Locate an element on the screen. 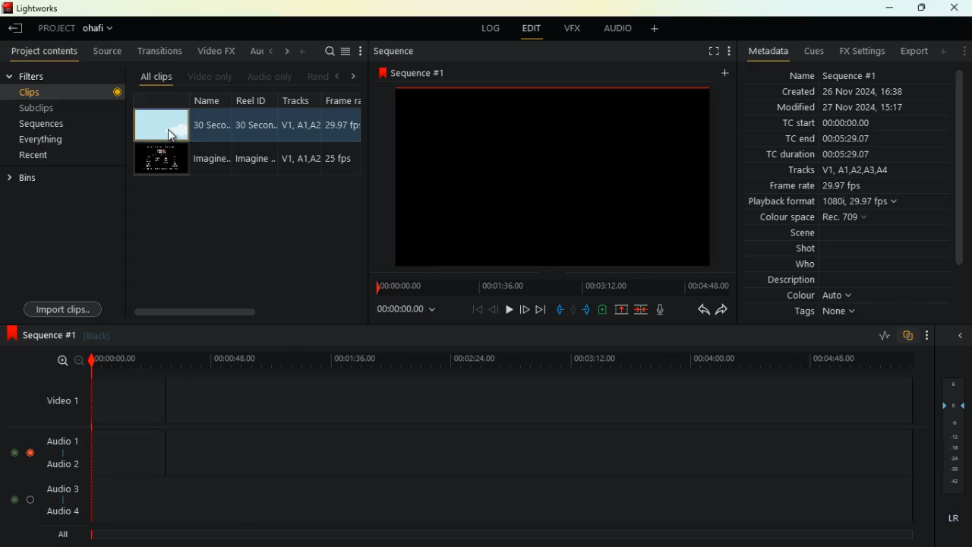 This screenshot has width=972, height=547. more is located at coordinates (927, 335).